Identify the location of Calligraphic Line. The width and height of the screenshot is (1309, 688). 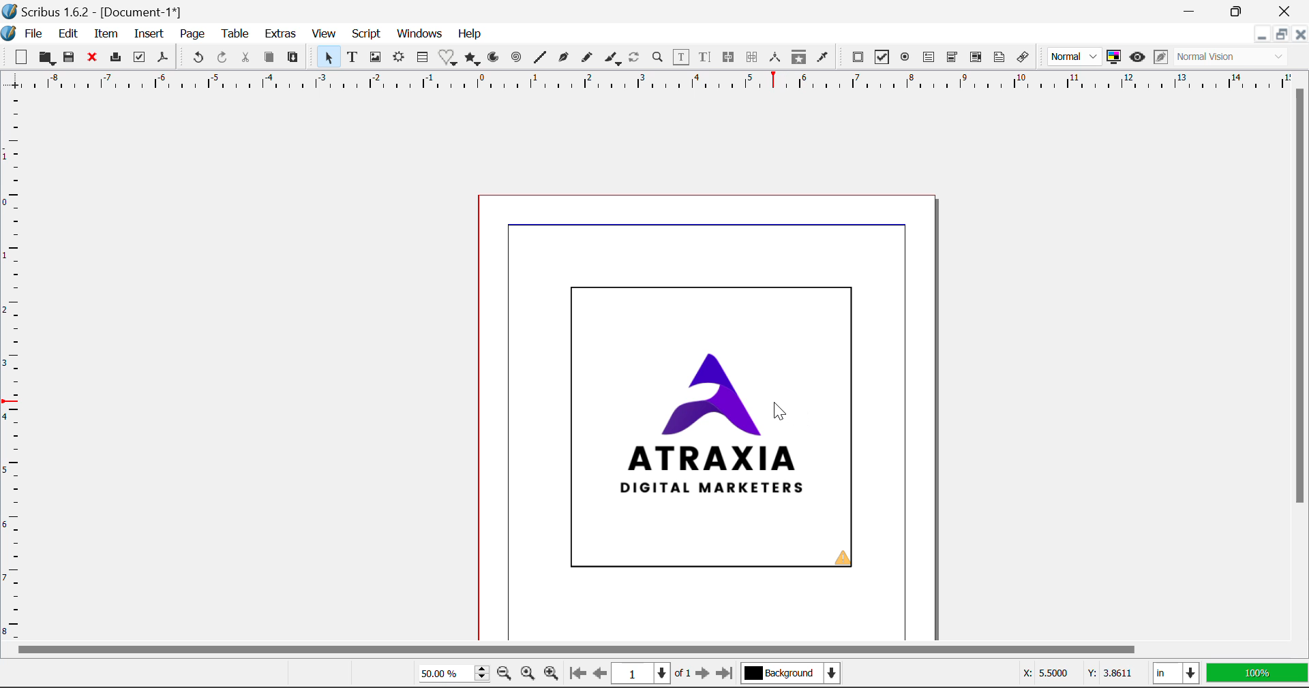
(614, 60).